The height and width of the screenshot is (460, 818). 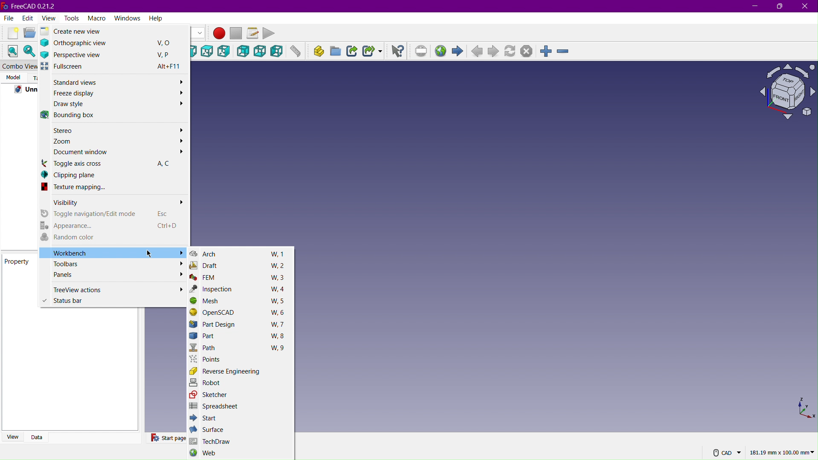 I want to click on Zoom In, so click(x=546, y=51).